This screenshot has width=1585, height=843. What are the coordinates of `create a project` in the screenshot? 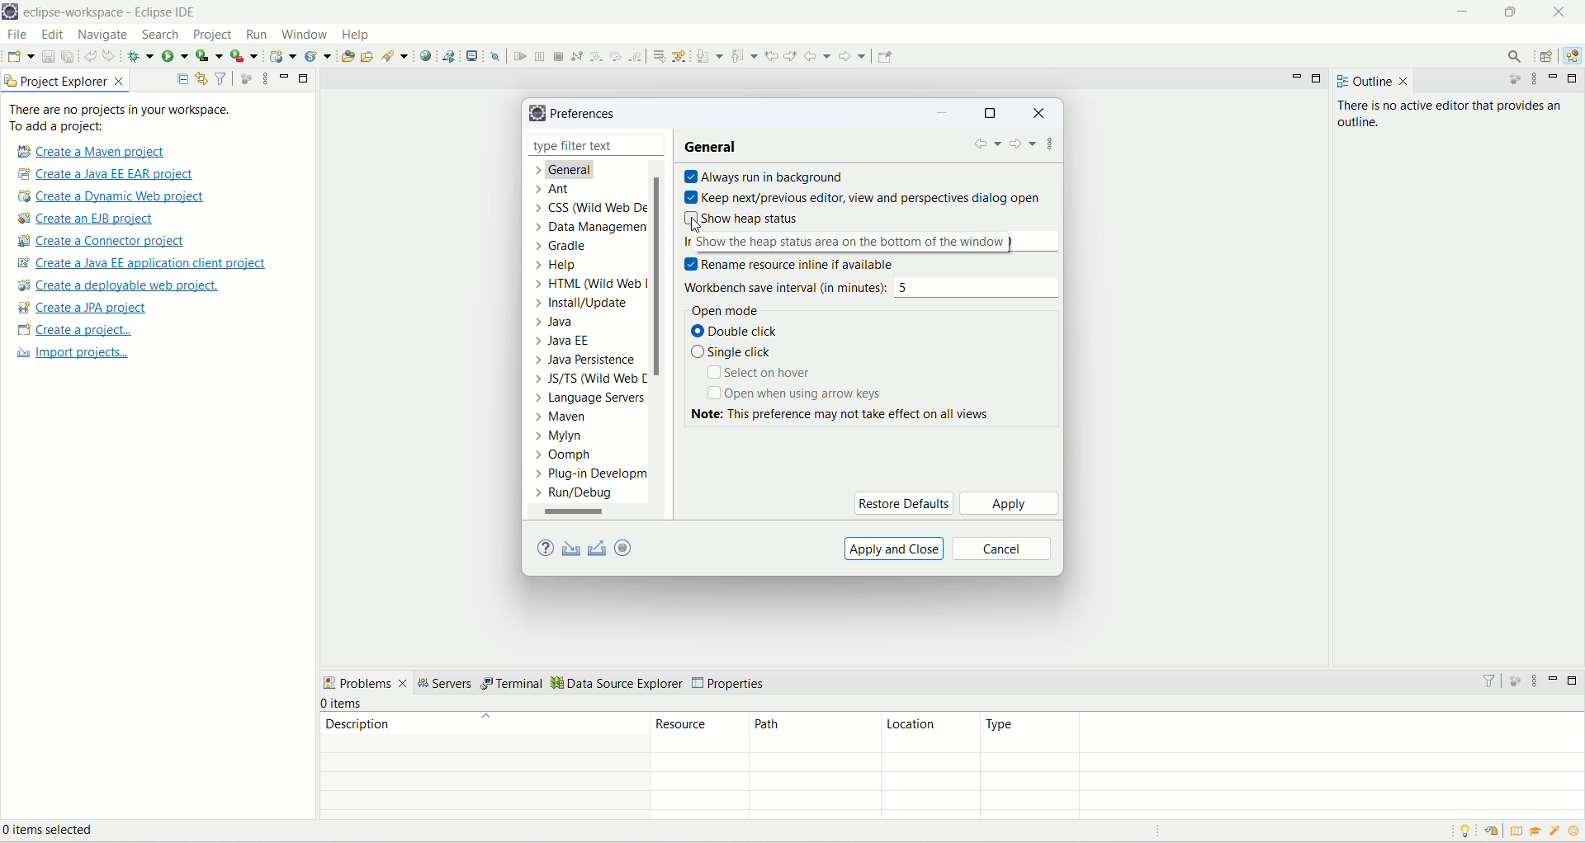 It's located at (73, 331).